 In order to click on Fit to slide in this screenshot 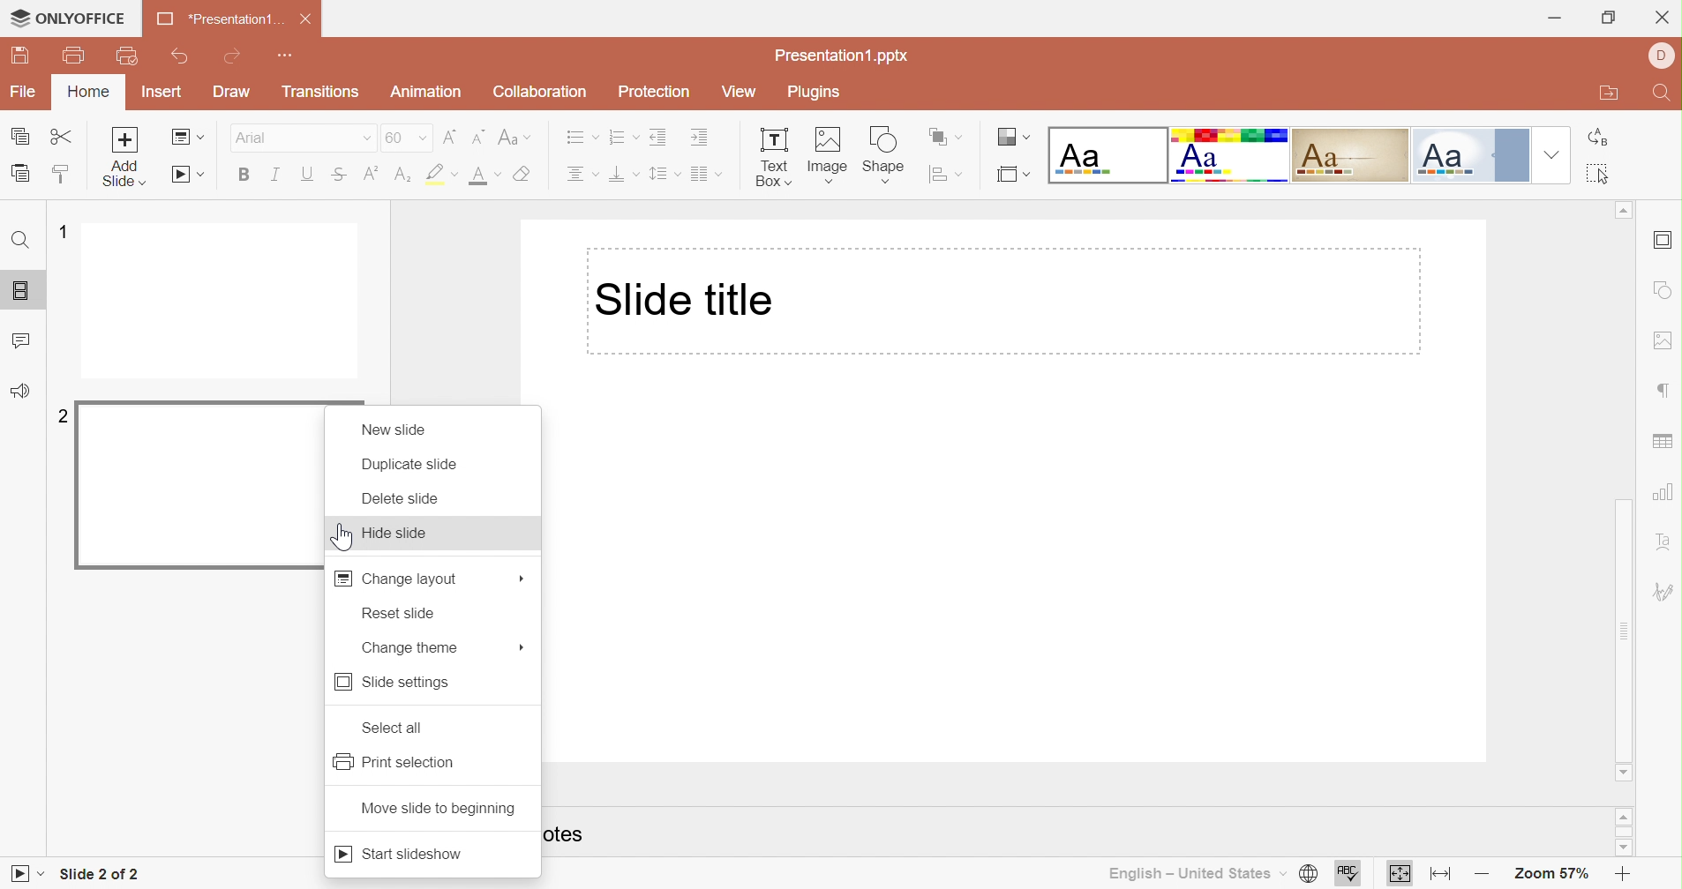, I will do `click(1402, 872)`.